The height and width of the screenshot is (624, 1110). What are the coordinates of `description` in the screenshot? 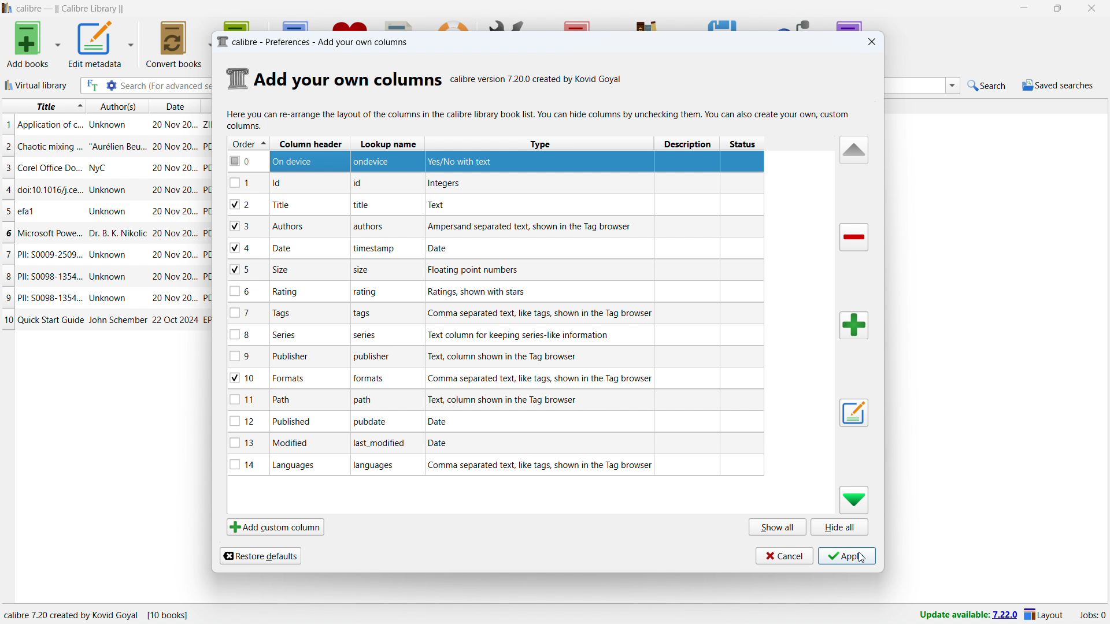 It's located at (689, 144).